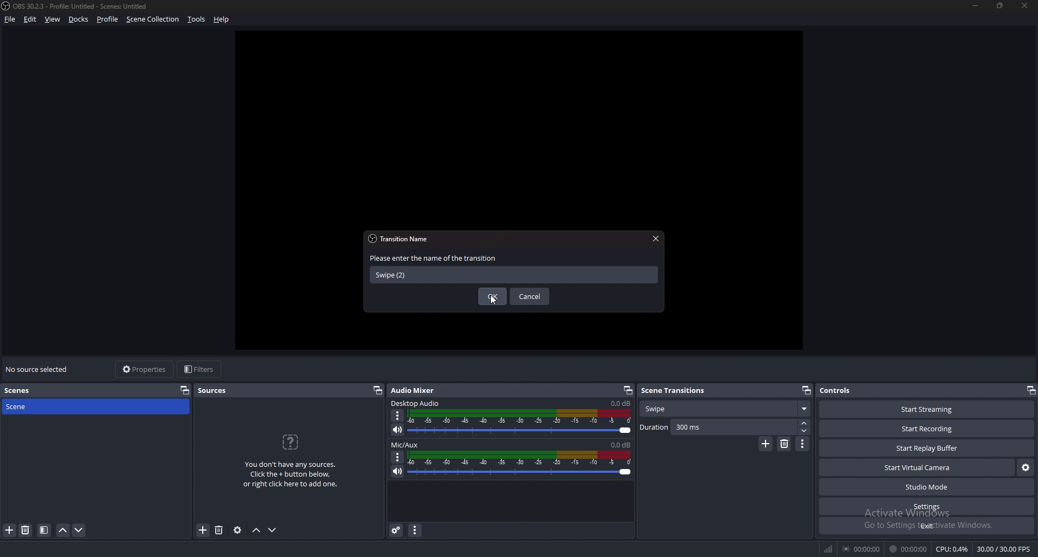 The width and height of the screenshot is (1038, 557). Describe the element at coordinates (63, 530) in the screenshot. I see `move scene up` at that location.